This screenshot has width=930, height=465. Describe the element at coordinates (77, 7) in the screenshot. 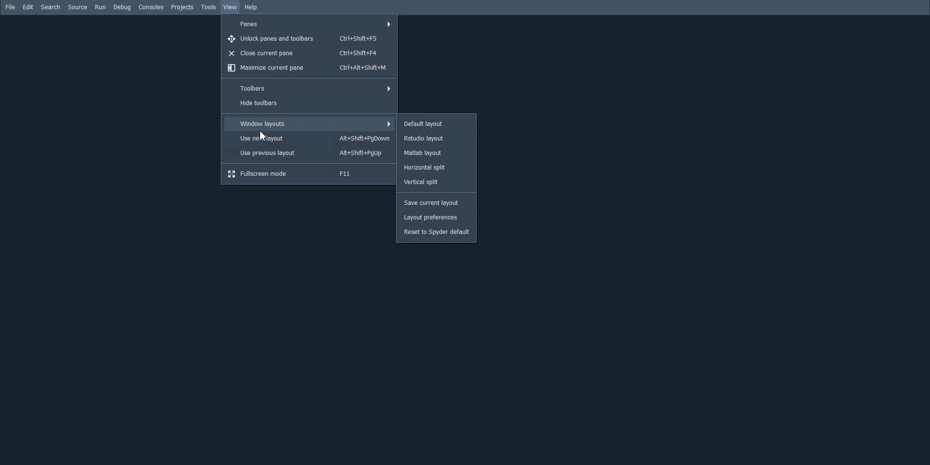

I see `Source` at that location.